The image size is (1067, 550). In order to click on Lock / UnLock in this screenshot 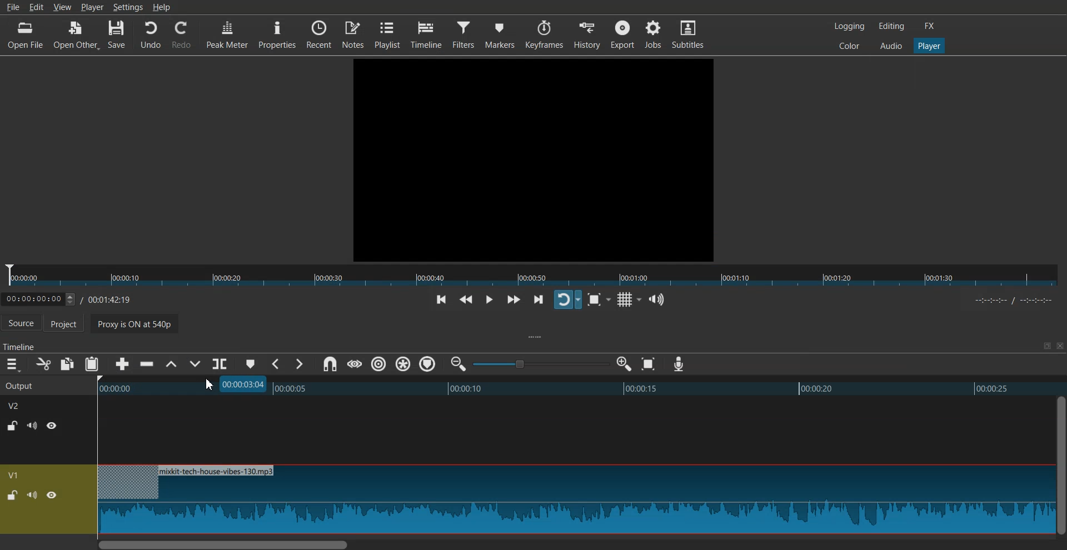, I will do `click(12, 496)`.